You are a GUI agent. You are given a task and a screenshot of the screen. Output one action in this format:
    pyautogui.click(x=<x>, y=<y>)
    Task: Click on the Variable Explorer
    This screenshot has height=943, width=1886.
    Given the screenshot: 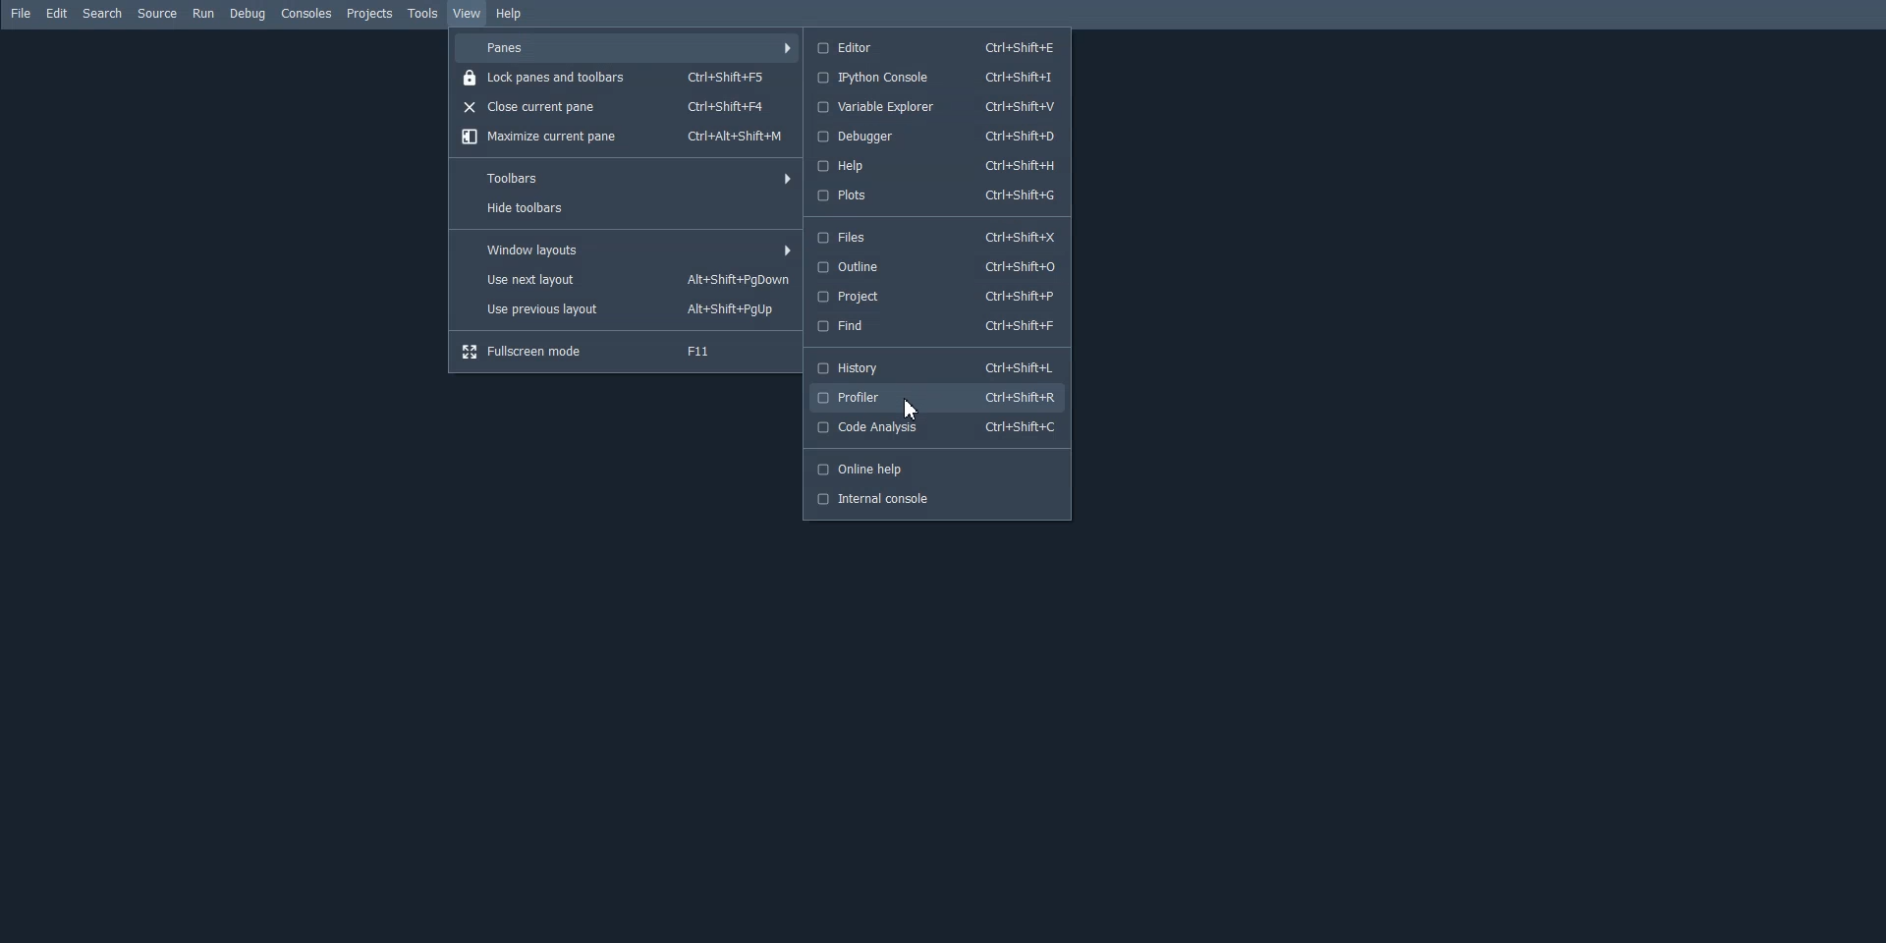 What is the action you would take?
    pyautogui.click(x=935, y=106)
    